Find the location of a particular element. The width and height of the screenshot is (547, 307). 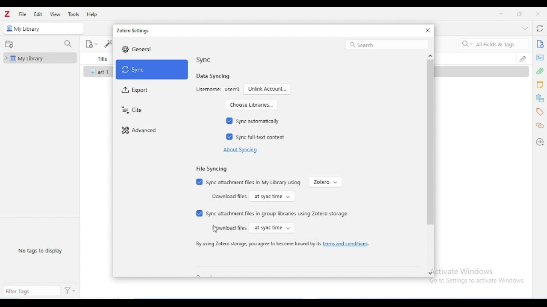

close is located at coordinates (538, 14).